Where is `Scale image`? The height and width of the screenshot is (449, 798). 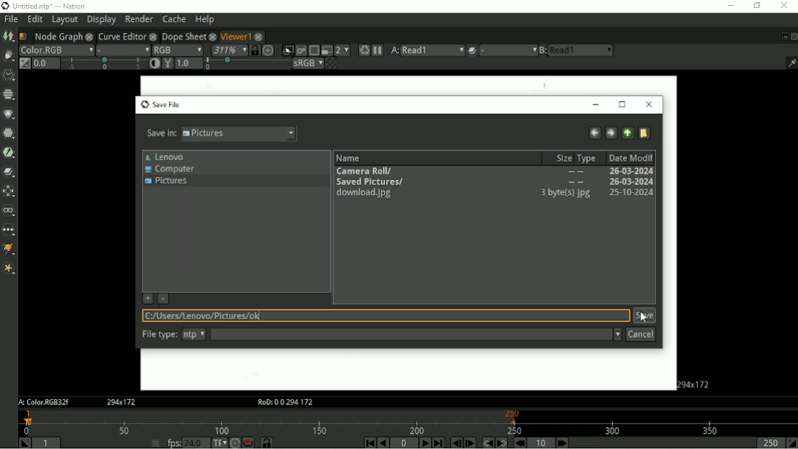 Scale image is located at coordinates (268, 51).